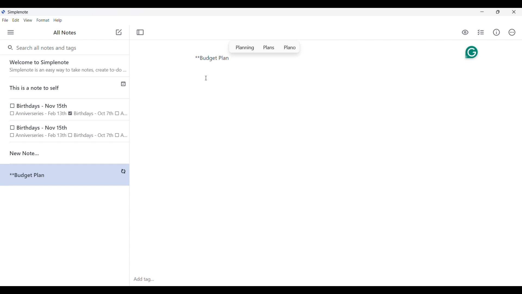 This screenshot has width=522, height=294. I want to click on Toggle to see markdown preview, so click(465, 32).